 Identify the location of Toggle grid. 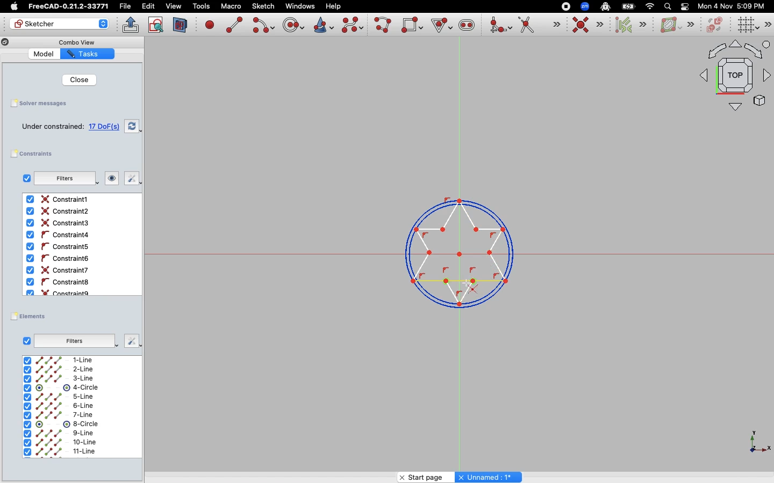
(747, 25).